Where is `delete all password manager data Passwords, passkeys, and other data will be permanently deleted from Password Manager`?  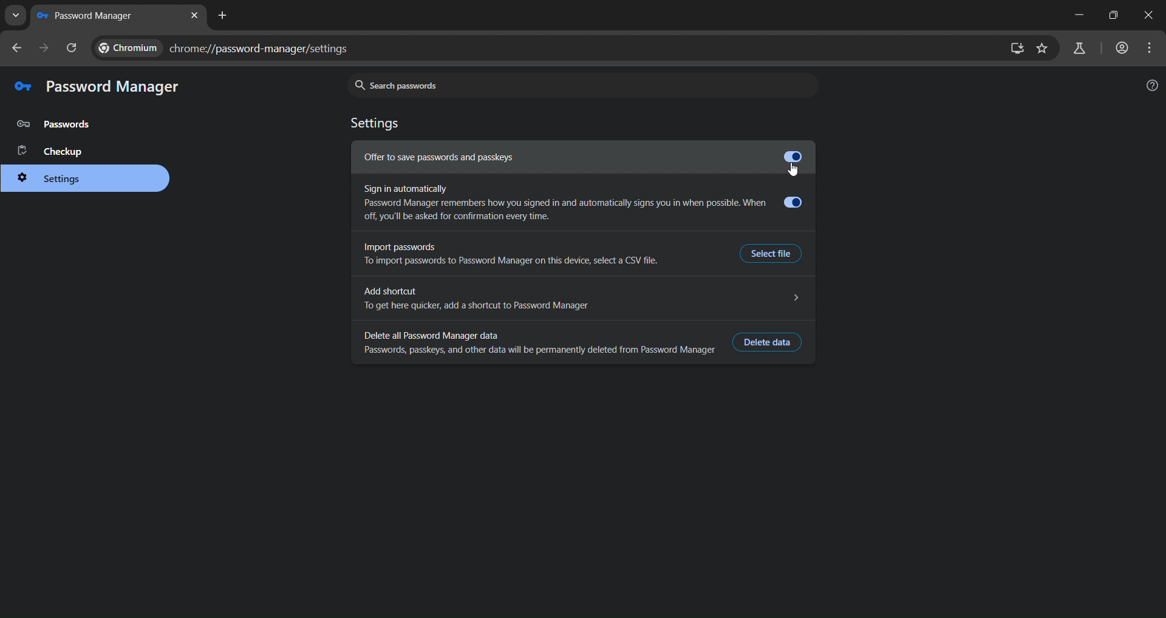 delete all password manager data Passwords, passkeys, and other data will be permanently deleted from Password Manager is located at coordinates (536, 339).